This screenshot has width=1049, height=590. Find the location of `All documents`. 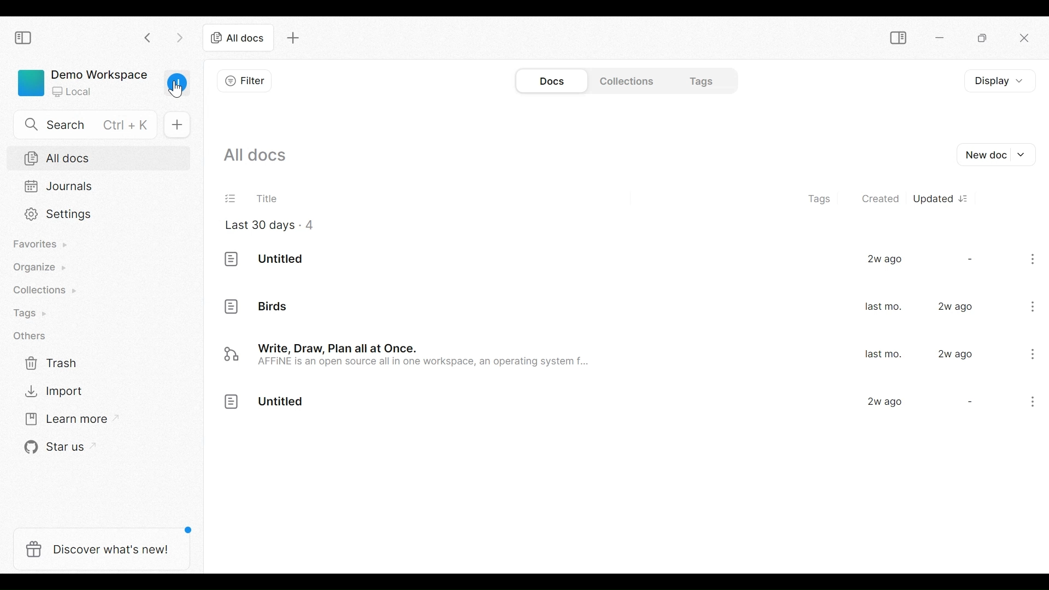

All documents is located at coordinates (238, 39).